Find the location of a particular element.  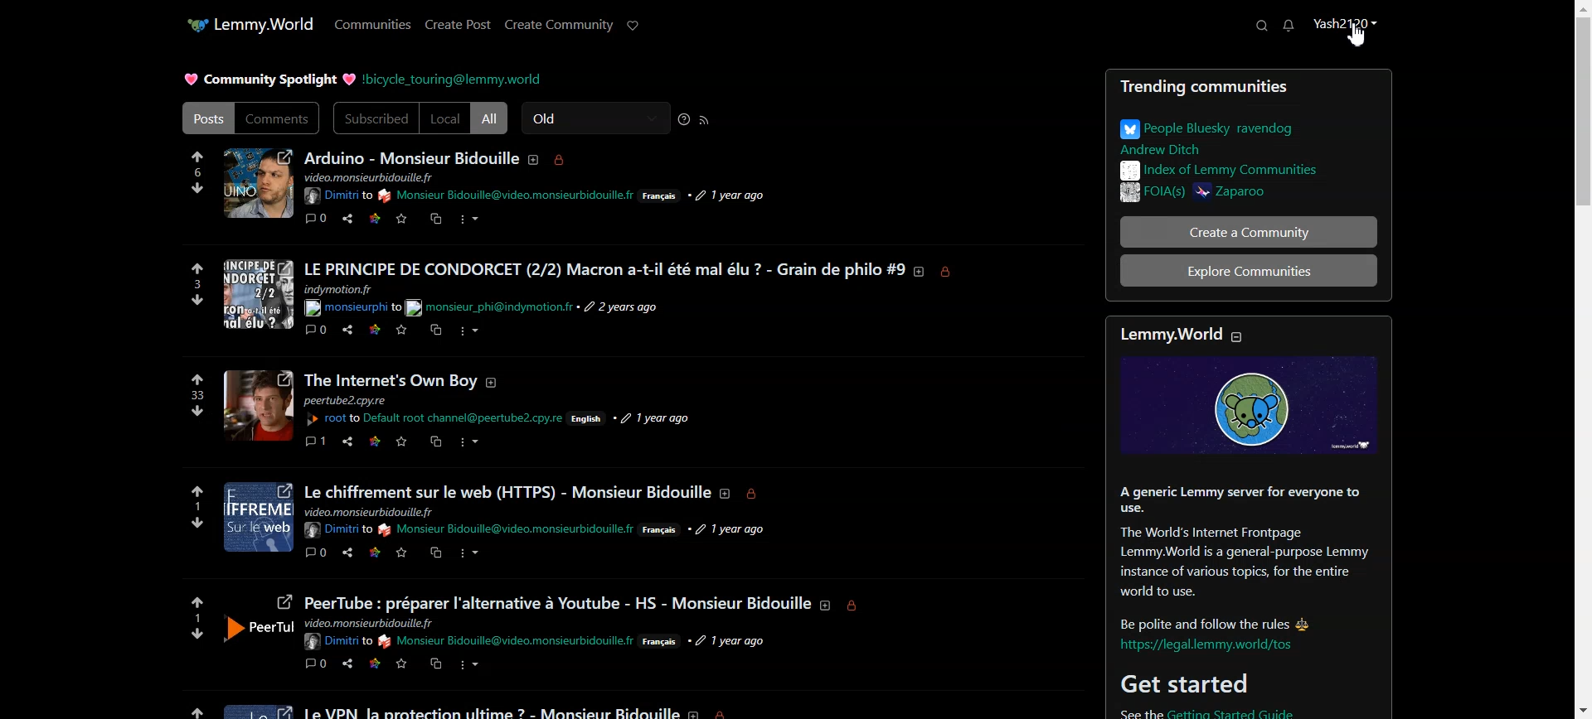

Comment is located at coordinates (317, 218).